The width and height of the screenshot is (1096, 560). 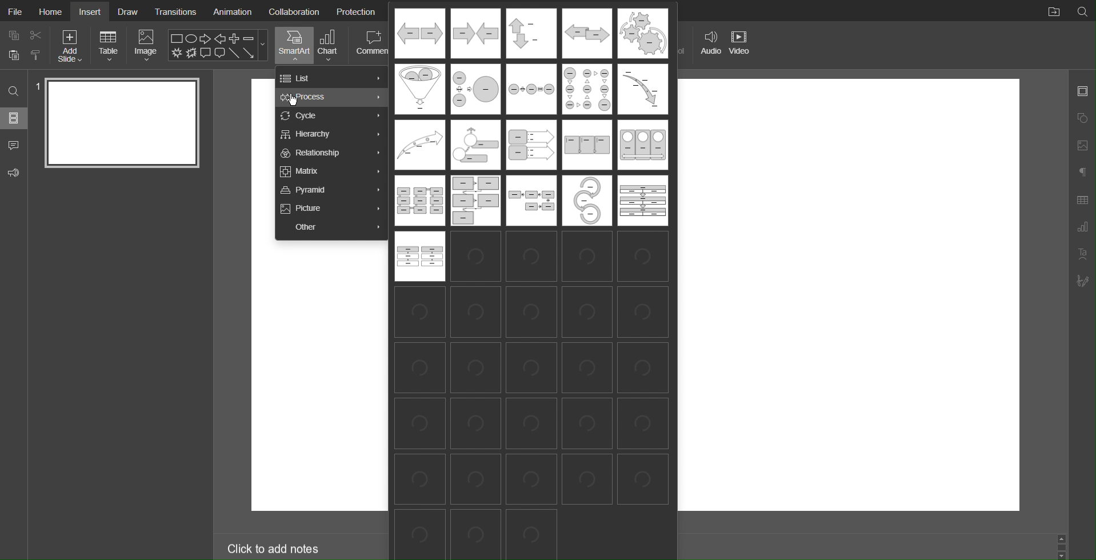 What do you see at coordinates (123, 123) in the screenshot?
I see `Slide 1` at bounding box center [123, 123].